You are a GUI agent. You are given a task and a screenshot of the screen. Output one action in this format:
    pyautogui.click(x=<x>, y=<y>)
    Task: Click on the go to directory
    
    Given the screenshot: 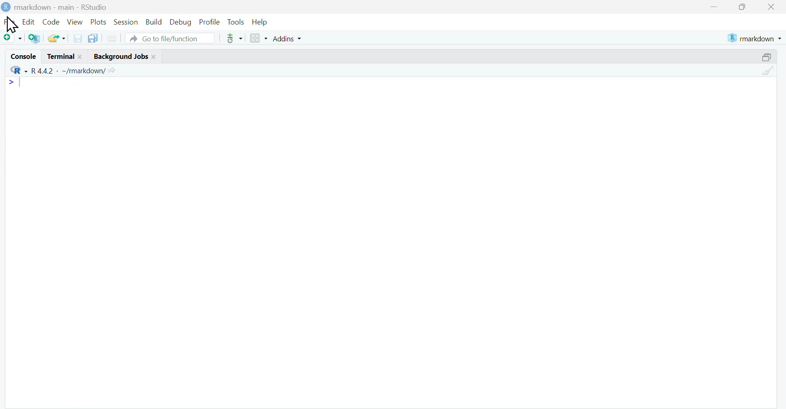 What is the action you would take?
    pyautogui.click(x=113, y=70)
    